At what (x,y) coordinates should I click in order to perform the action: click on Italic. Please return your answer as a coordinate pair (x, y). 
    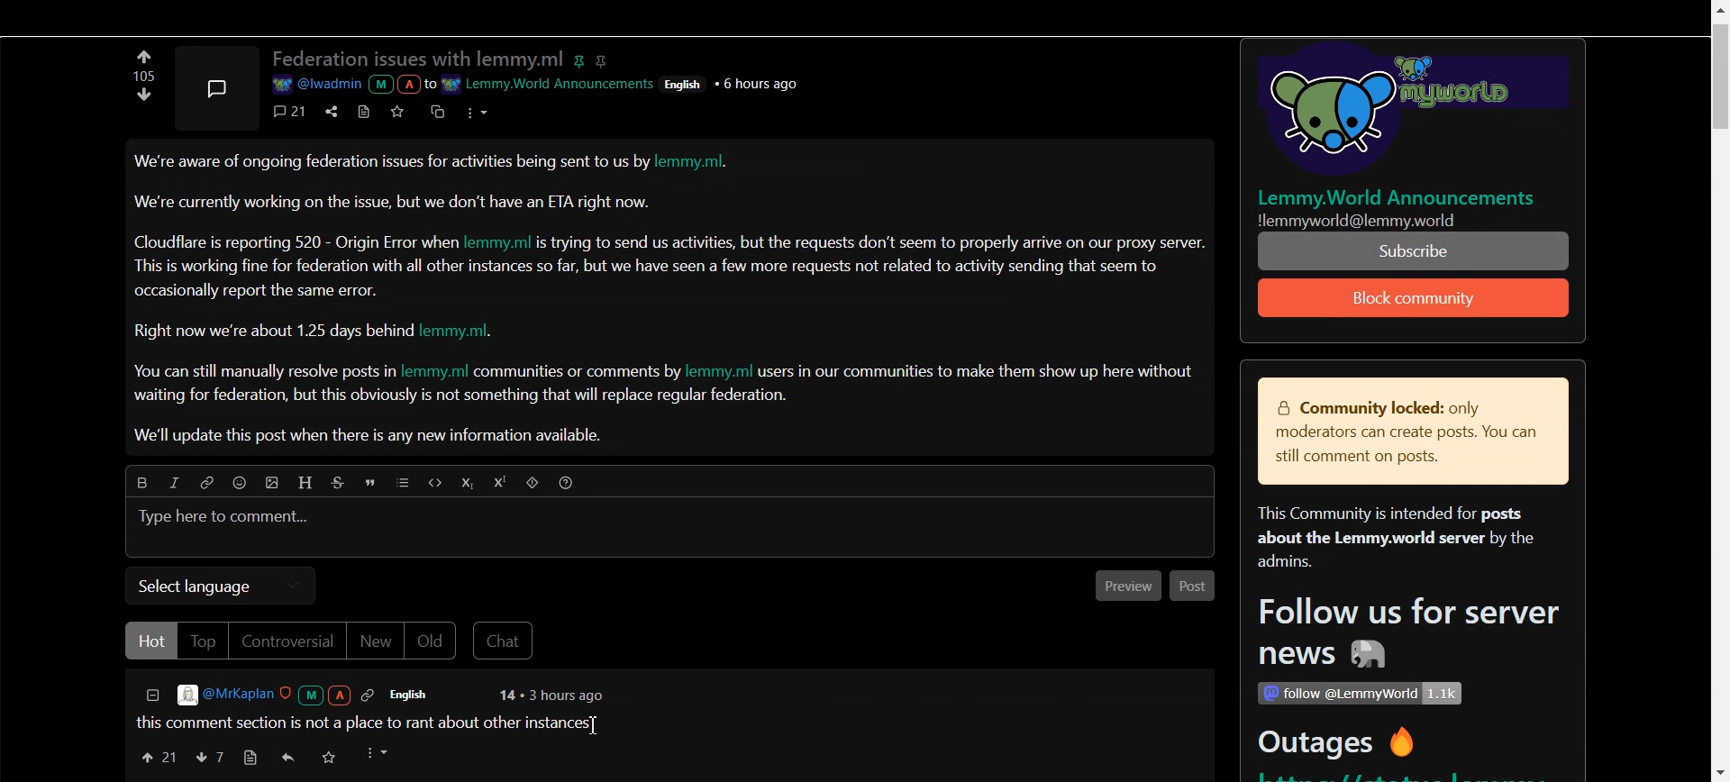
    Looking at the image, I should click on (173, 482).